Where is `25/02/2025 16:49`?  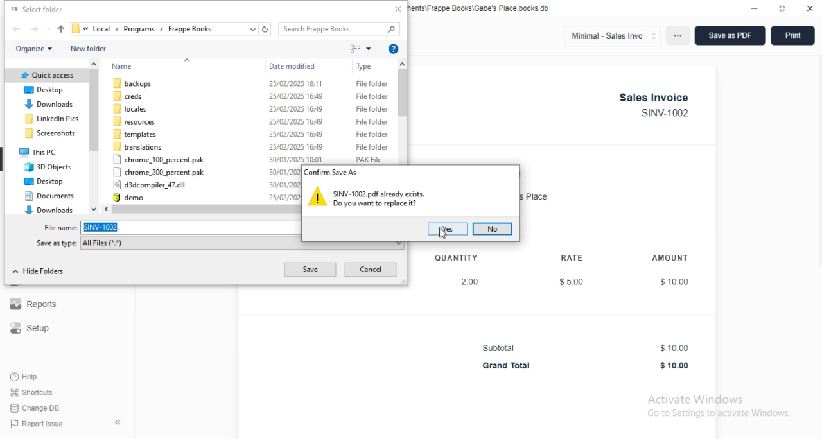
25/02/2025 16:49 is located at coordinates (296, 134).